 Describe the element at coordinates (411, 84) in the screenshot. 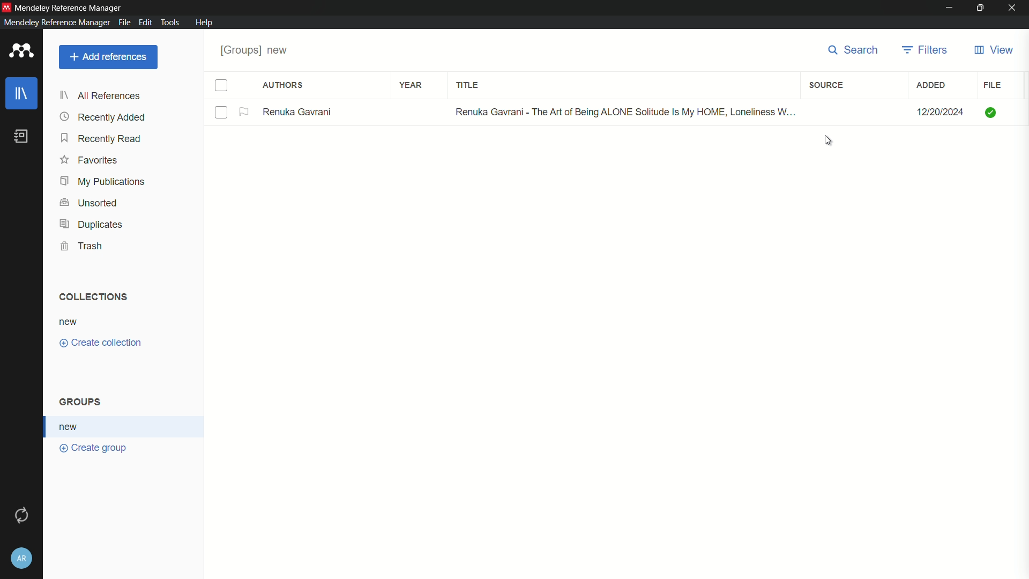

I see `year` at that location.